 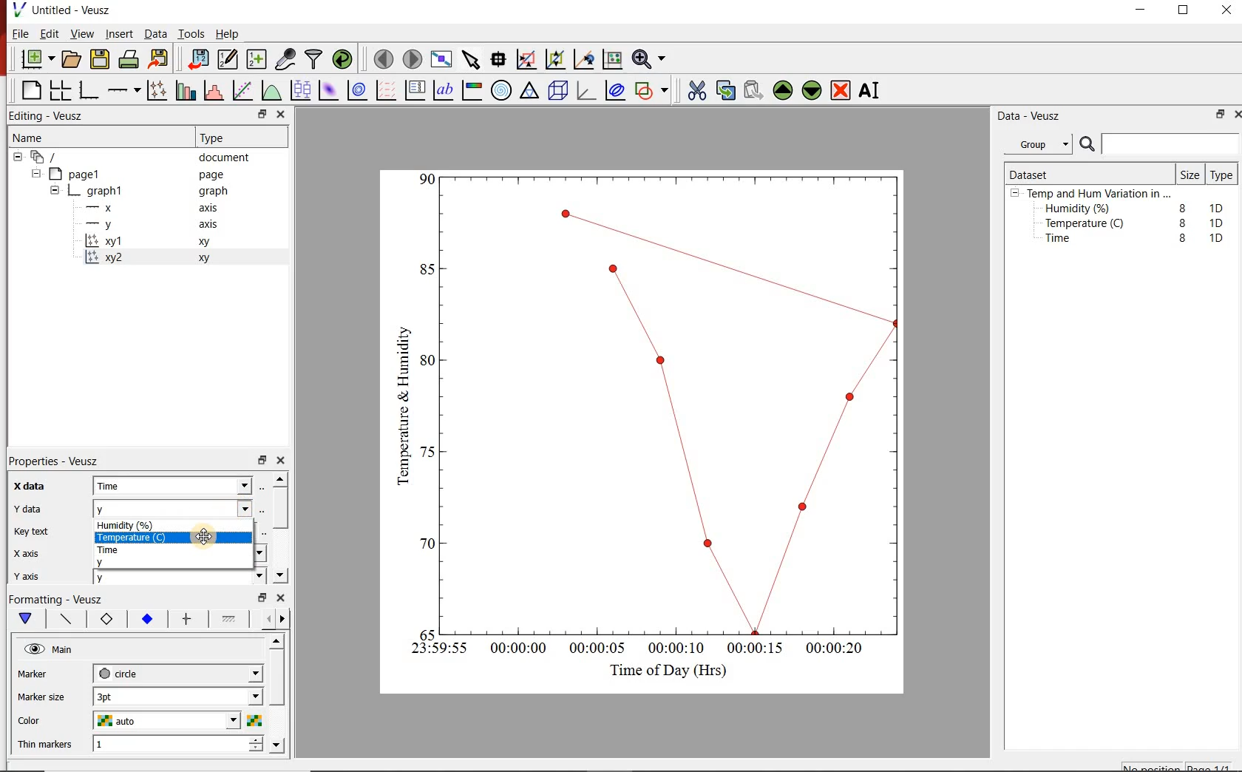 What do you see at coordinates (282, 526) in the screenshot?
I see `scroll bar` at bounding box center [282, 526].